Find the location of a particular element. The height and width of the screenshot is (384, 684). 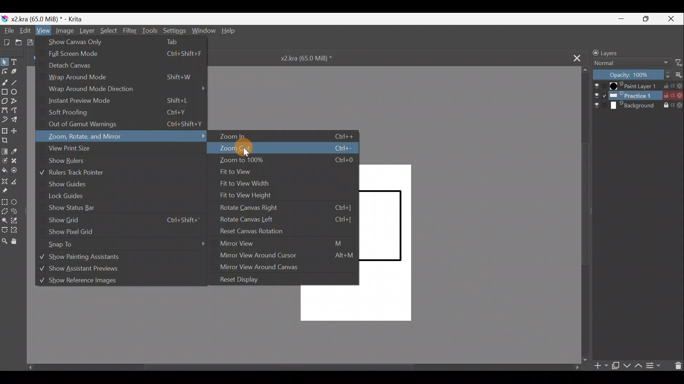

Smart patch tool is located at coordinates (18, 163).